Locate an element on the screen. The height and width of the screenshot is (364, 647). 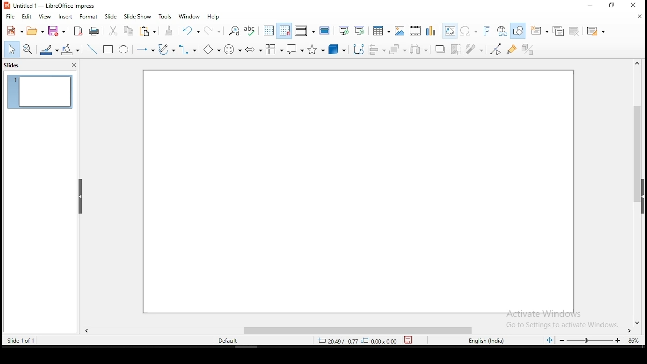
curves and polygons is located at coordinates (166, 51).